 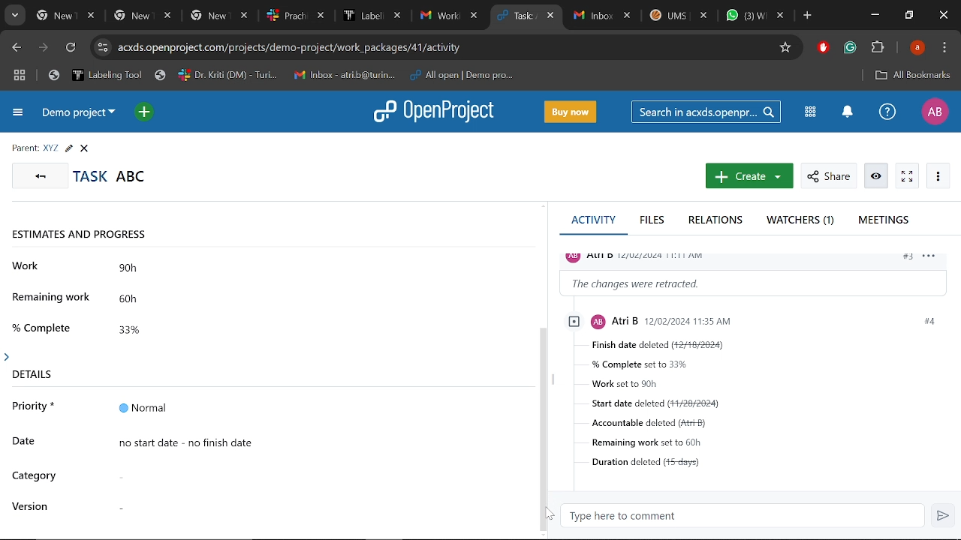 I want to click on Next page, so click(x=45, y=49).